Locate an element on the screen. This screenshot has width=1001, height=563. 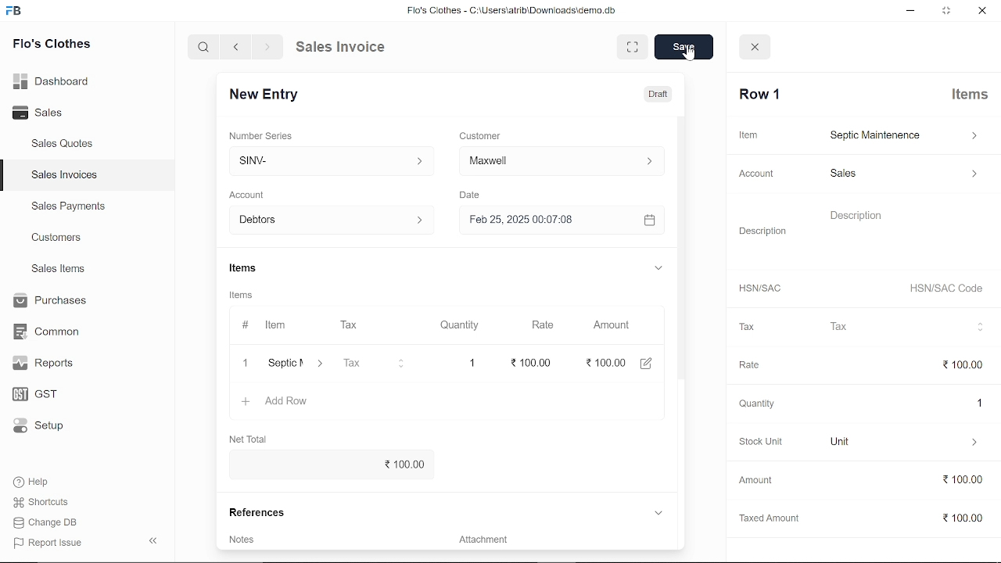
Item is located at coordinates (748, 134).